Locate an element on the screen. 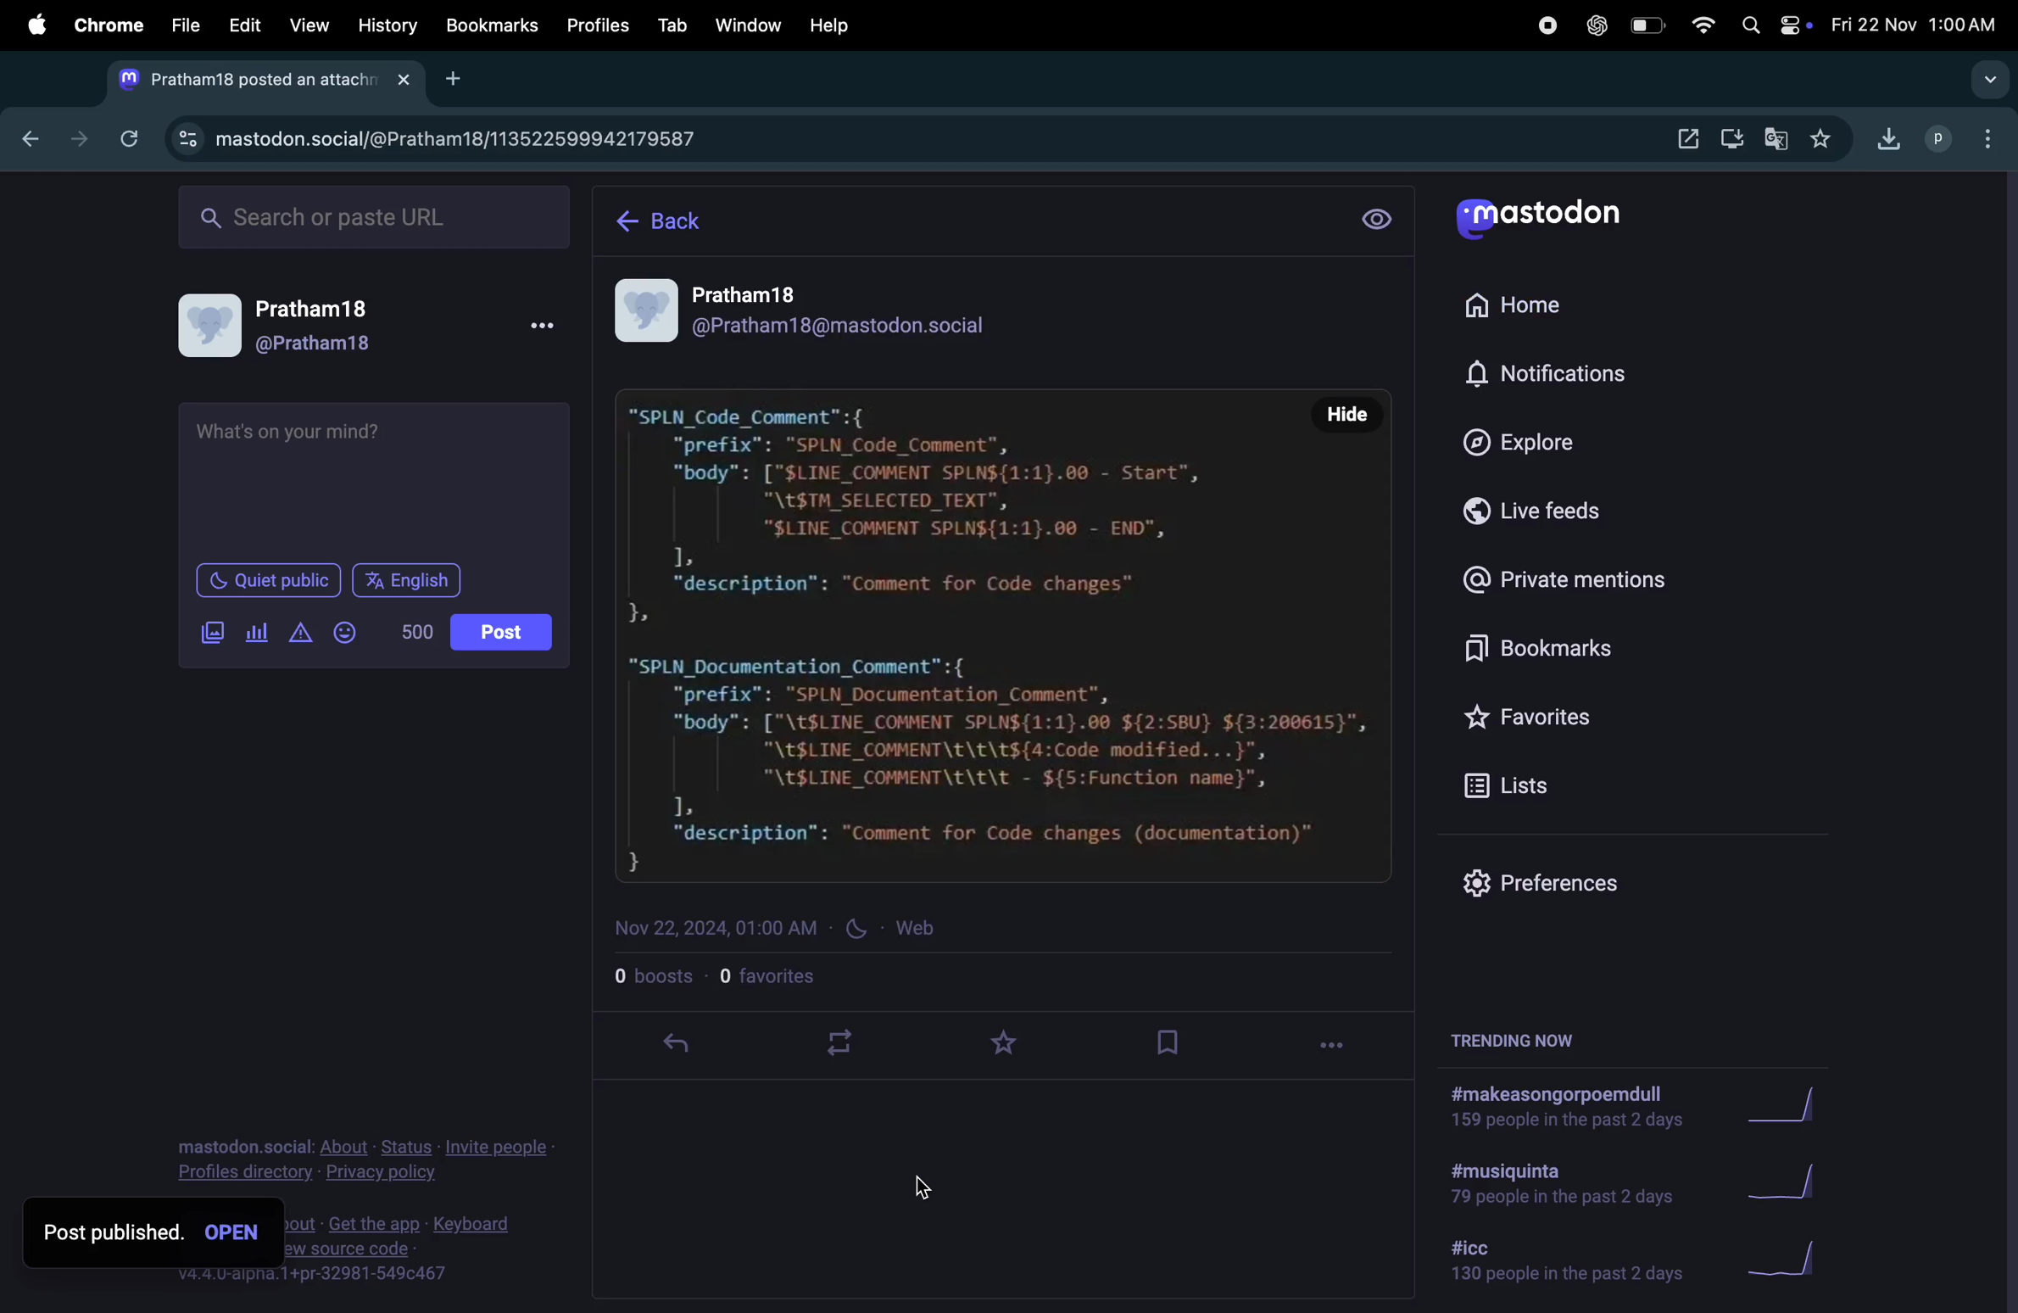 The width and height of the screenshot is (2018, 1313). graphs is located at coordinates (1790, 1107).